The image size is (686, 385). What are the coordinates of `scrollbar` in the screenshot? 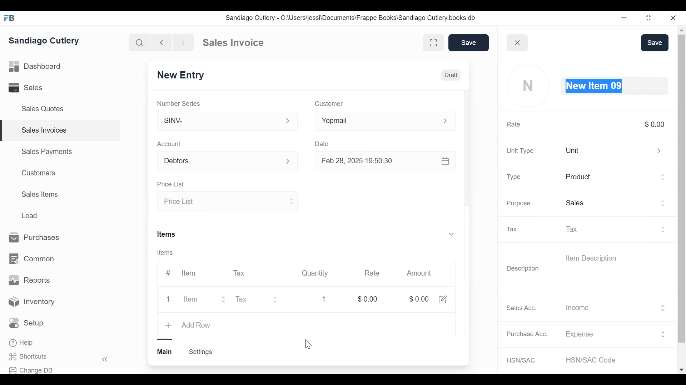 It's located at (466, 147).